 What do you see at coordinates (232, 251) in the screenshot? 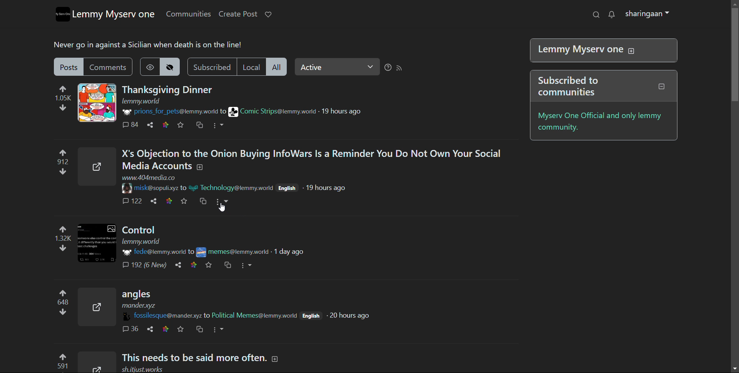
I see `community` at bounding box center [232, 251].